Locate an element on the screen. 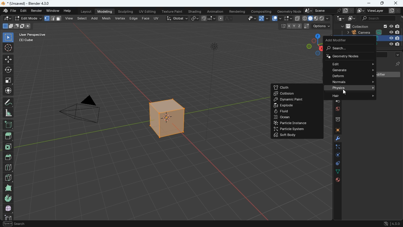 This screenshot has height=227, width=403. drop is located at coordinates (335, 101).